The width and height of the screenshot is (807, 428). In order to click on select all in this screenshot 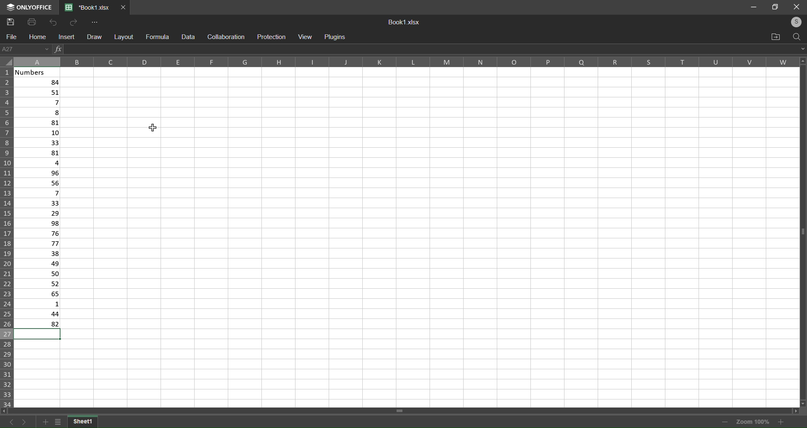, I will do `click(9, 63)`.